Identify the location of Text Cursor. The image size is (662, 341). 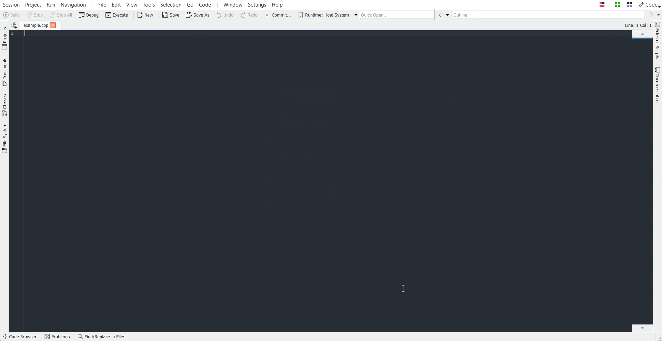
(402, 288).